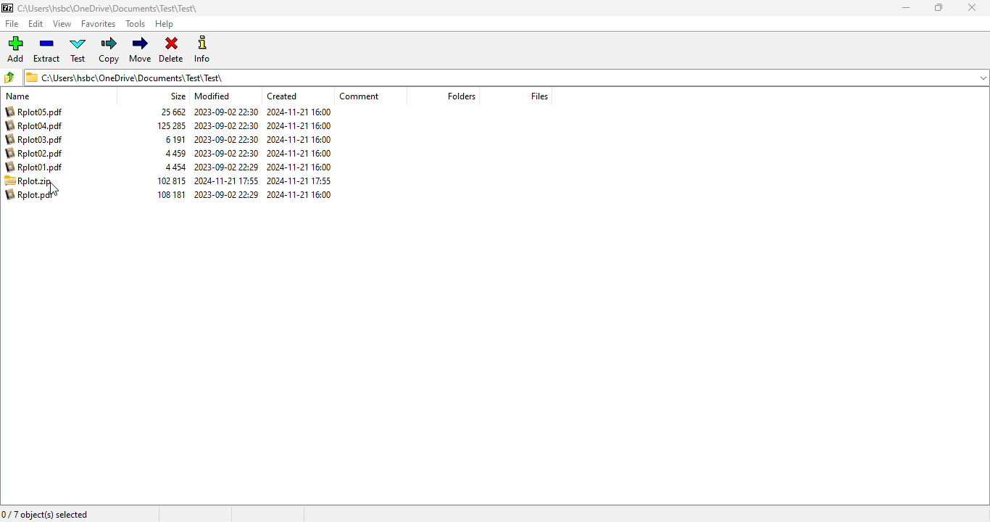 The width and height of the screenshot is (990, 522). I want to click on Rplot.zip. 102815 2024-11-2117:55 2024-11-21 17:55, so click(171, 181).